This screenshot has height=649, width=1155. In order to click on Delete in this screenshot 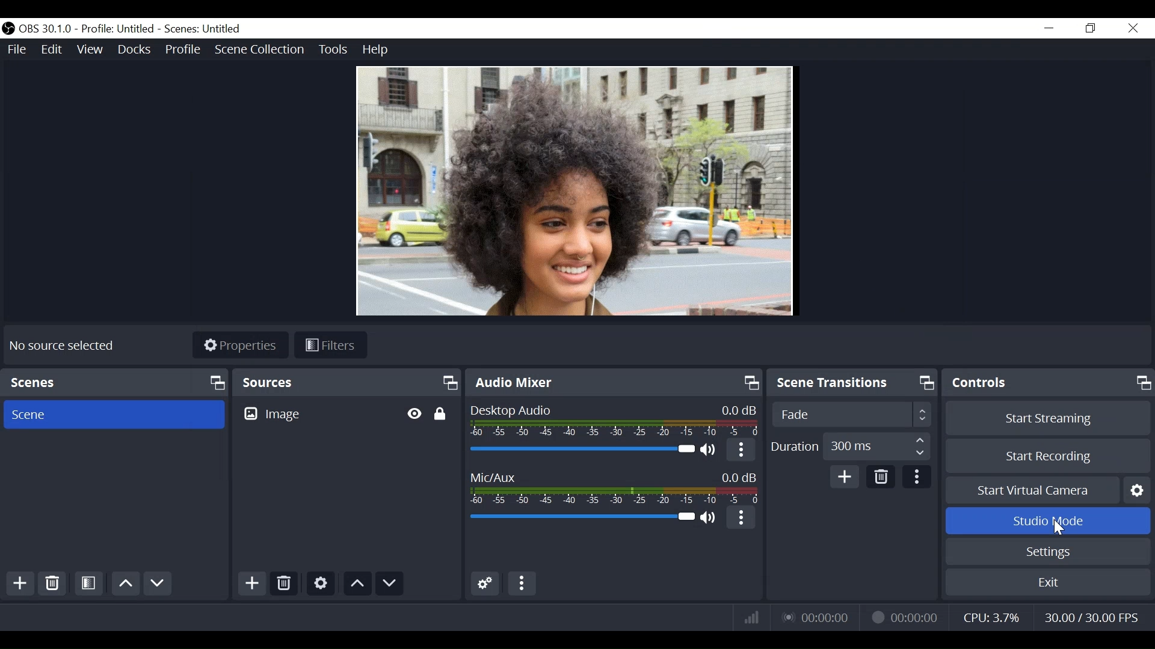, I will do `click(55, 584)`.